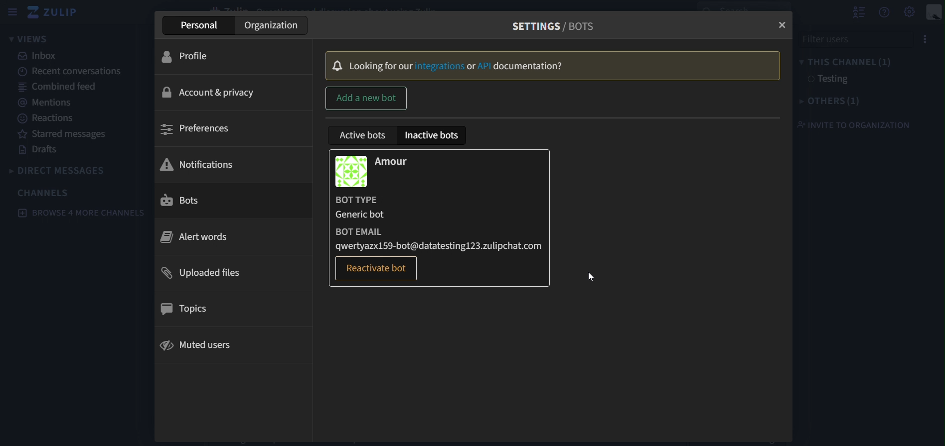  What do you see at coordinates (366, 99) in the screenshot?
I see `add a new bot` at bounding box center [366, 99].